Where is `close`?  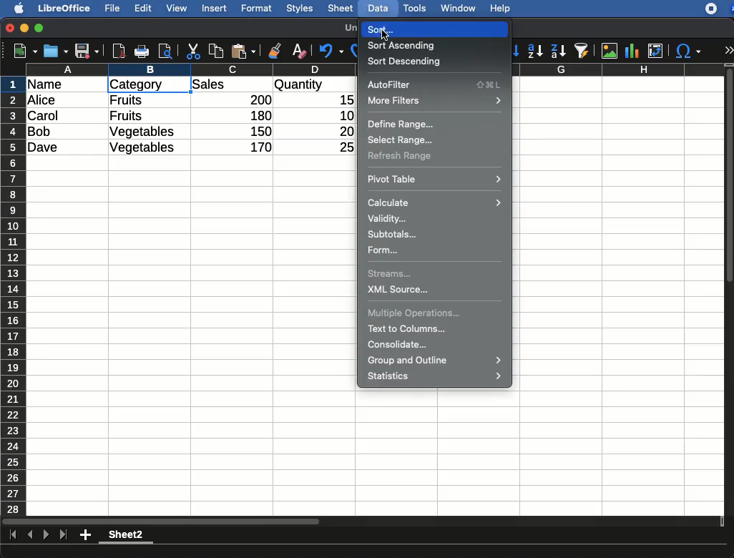 close is located at coordinates (11, 29).